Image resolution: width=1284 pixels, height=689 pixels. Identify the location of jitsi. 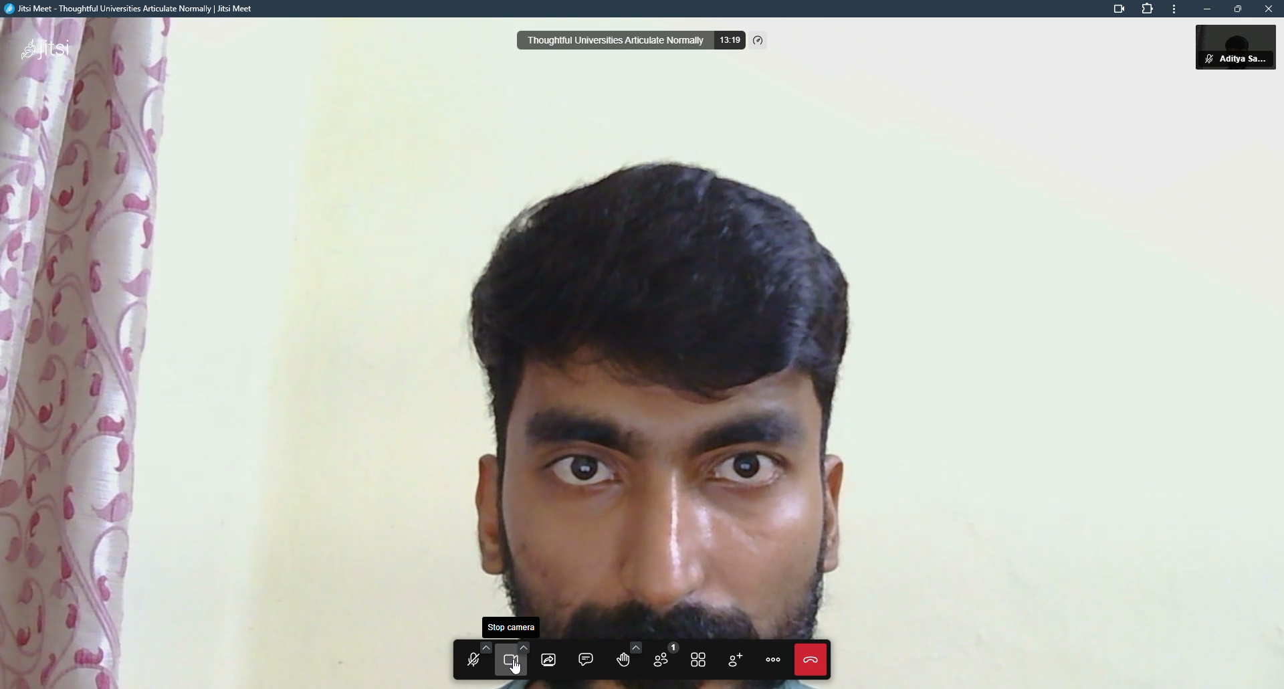
(51, 47).